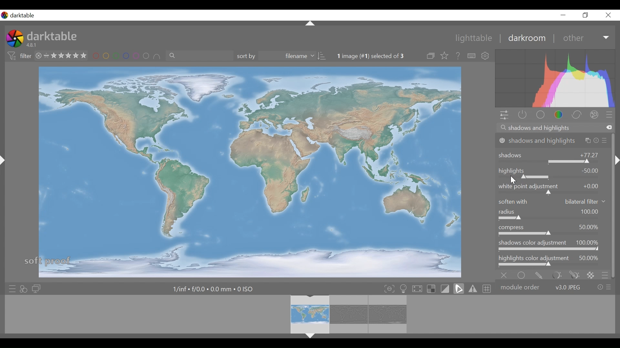  What do you see at coordinates (590, 275) in the screenshot?
I see `raster mask ` at bounding box center [590, 275].